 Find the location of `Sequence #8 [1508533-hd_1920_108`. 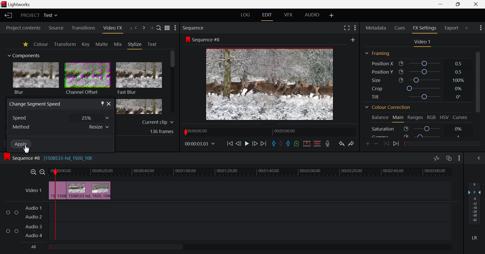

Sequence #8 [1508533-hd_1920_108 is located at coordinates (57, 157).